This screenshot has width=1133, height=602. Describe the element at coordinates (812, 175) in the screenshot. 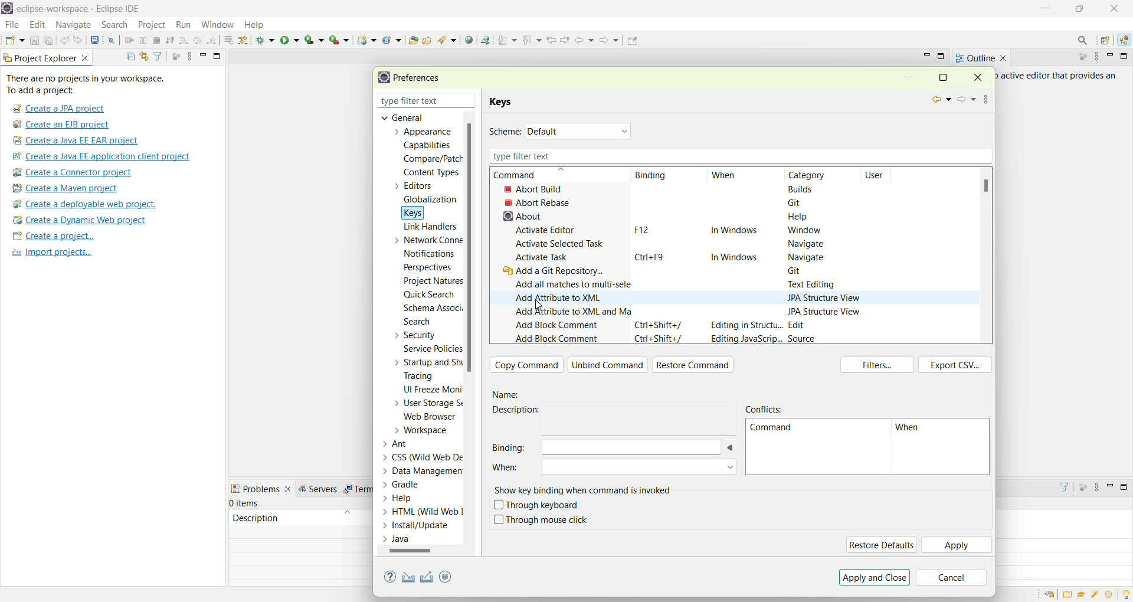

I see `category` at that location.